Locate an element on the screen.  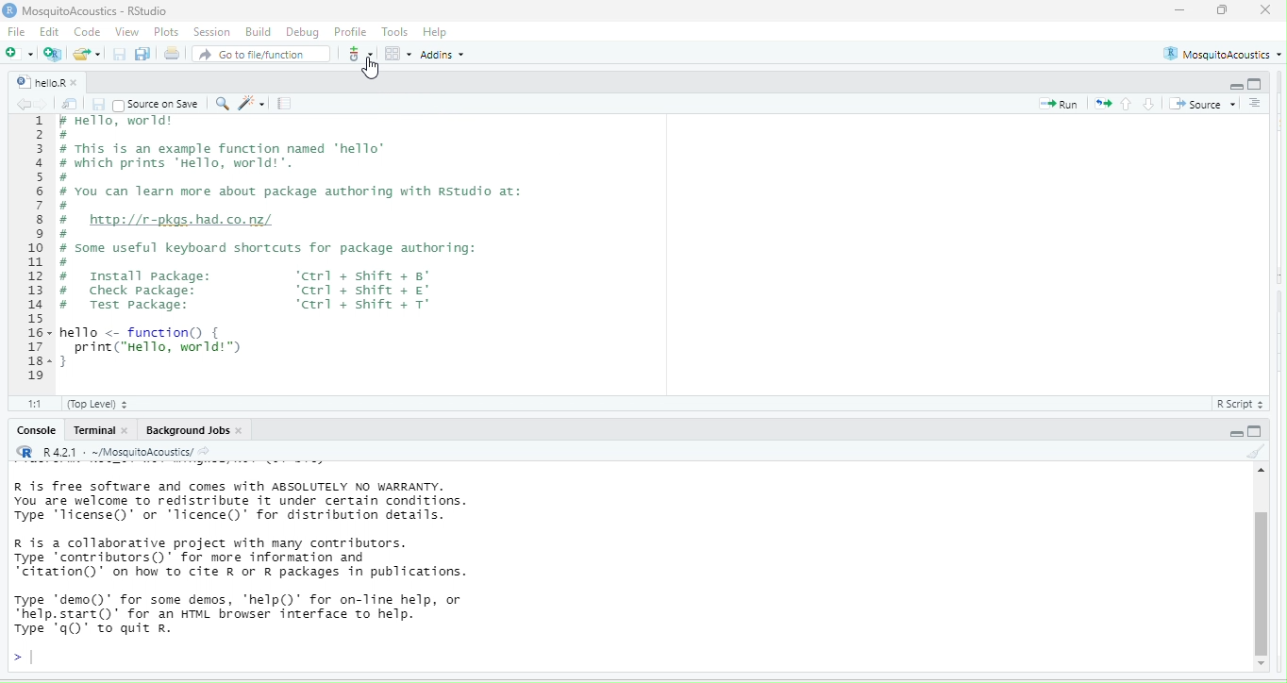
close is located at coordinates (243, 430).